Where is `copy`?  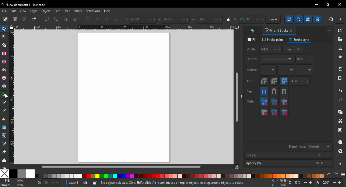 copy is located at coordinates (340, 112).